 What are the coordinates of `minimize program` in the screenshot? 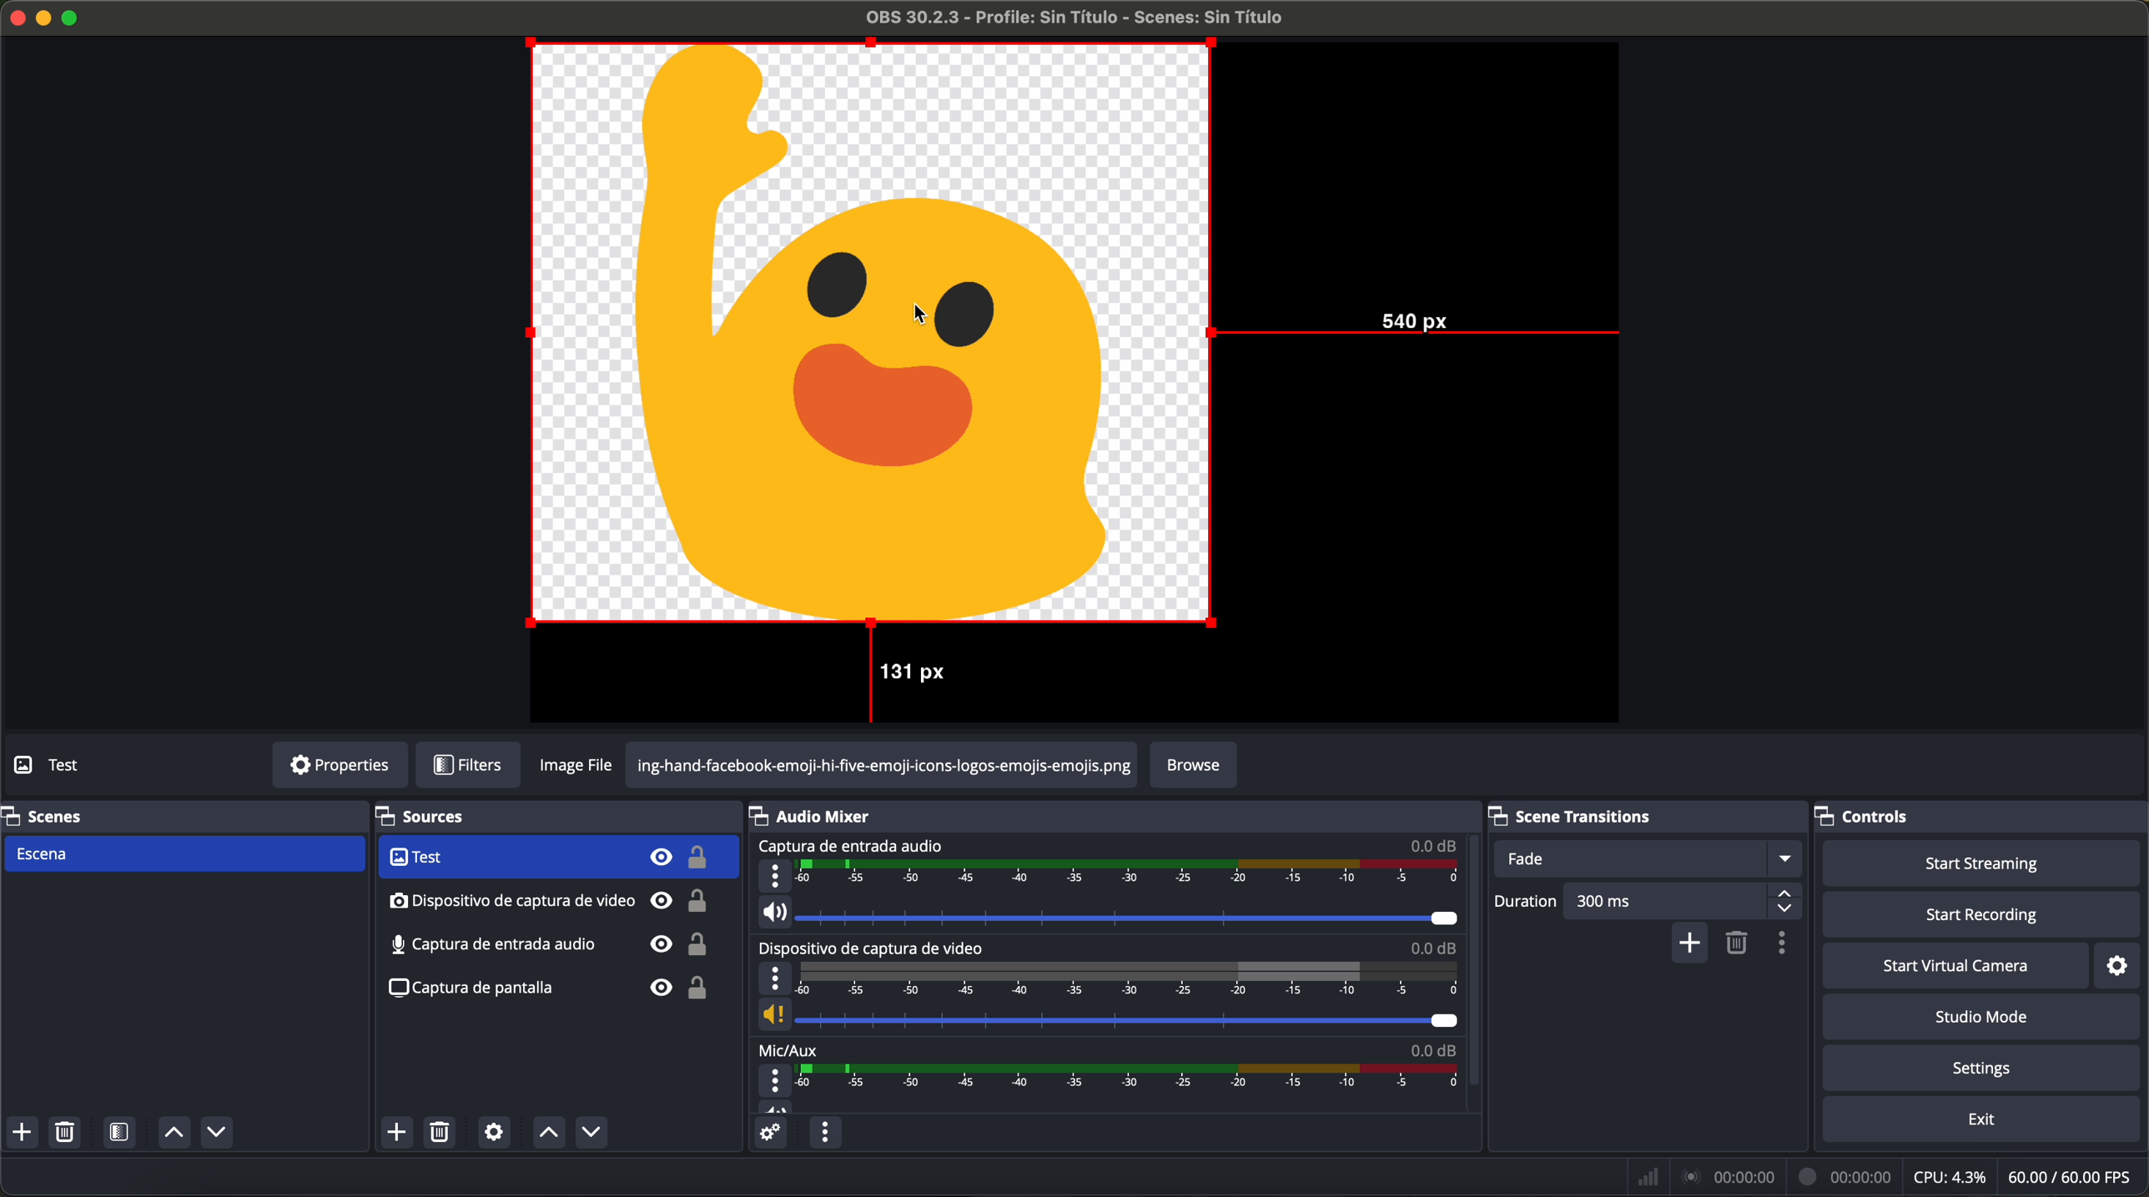 It's located at (44, 18).